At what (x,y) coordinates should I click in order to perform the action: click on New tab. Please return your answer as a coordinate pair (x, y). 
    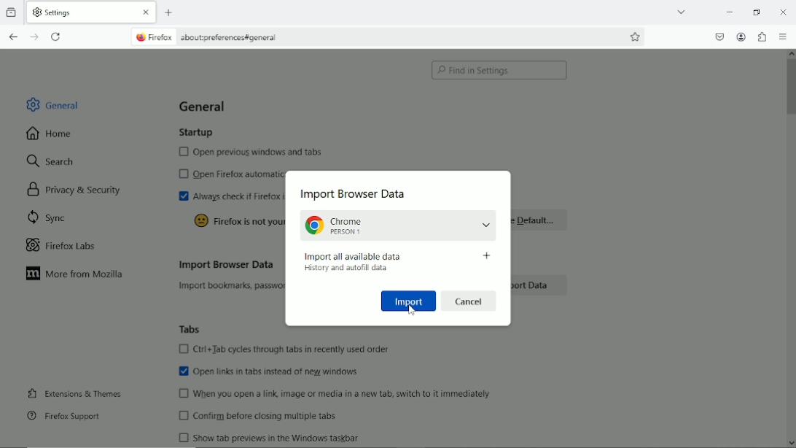
    Looking at the image, I should click on (169, 13).